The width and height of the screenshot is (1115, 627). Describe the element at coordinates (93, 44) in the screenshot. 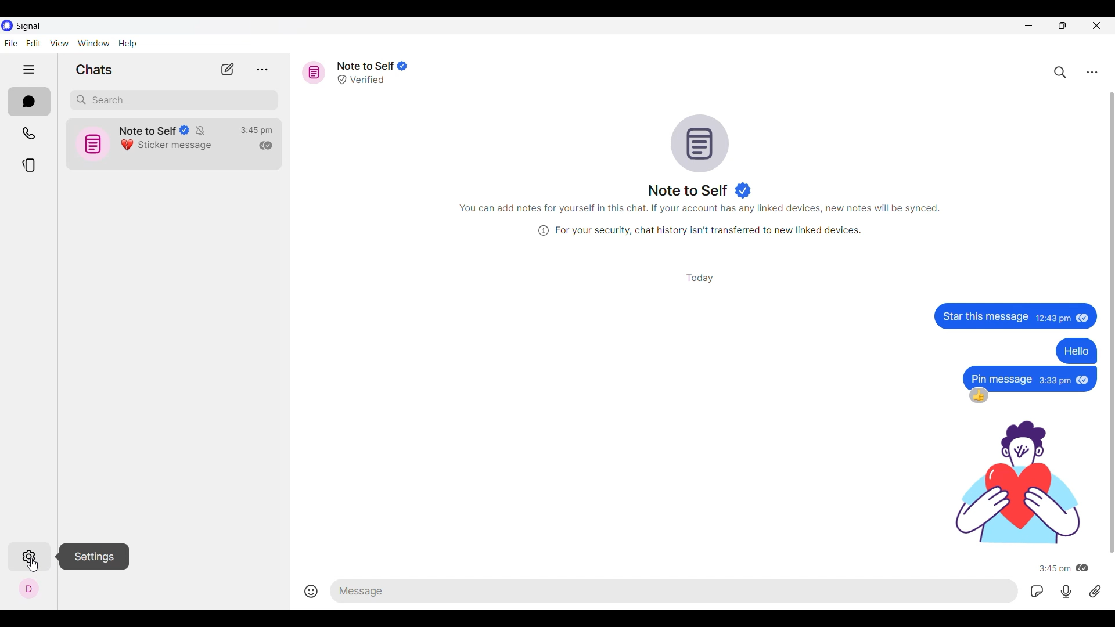

I see `Window menu` at that location.